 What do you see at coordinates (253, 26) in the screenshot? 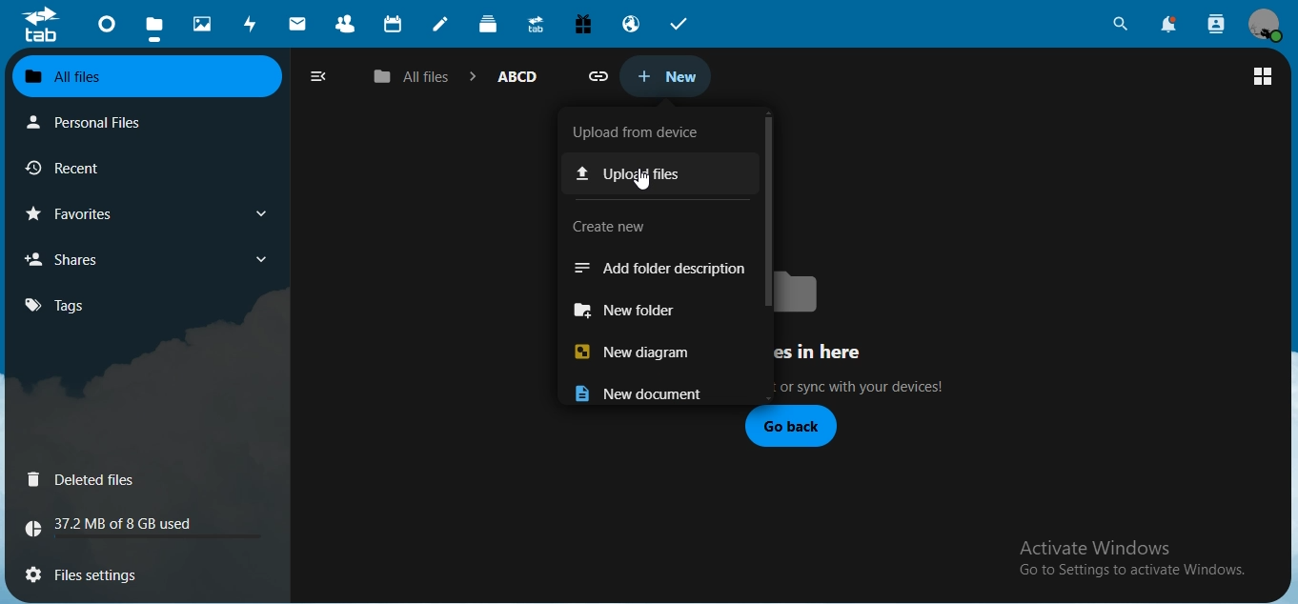
I see `activity` at bounding box center [253, 26].